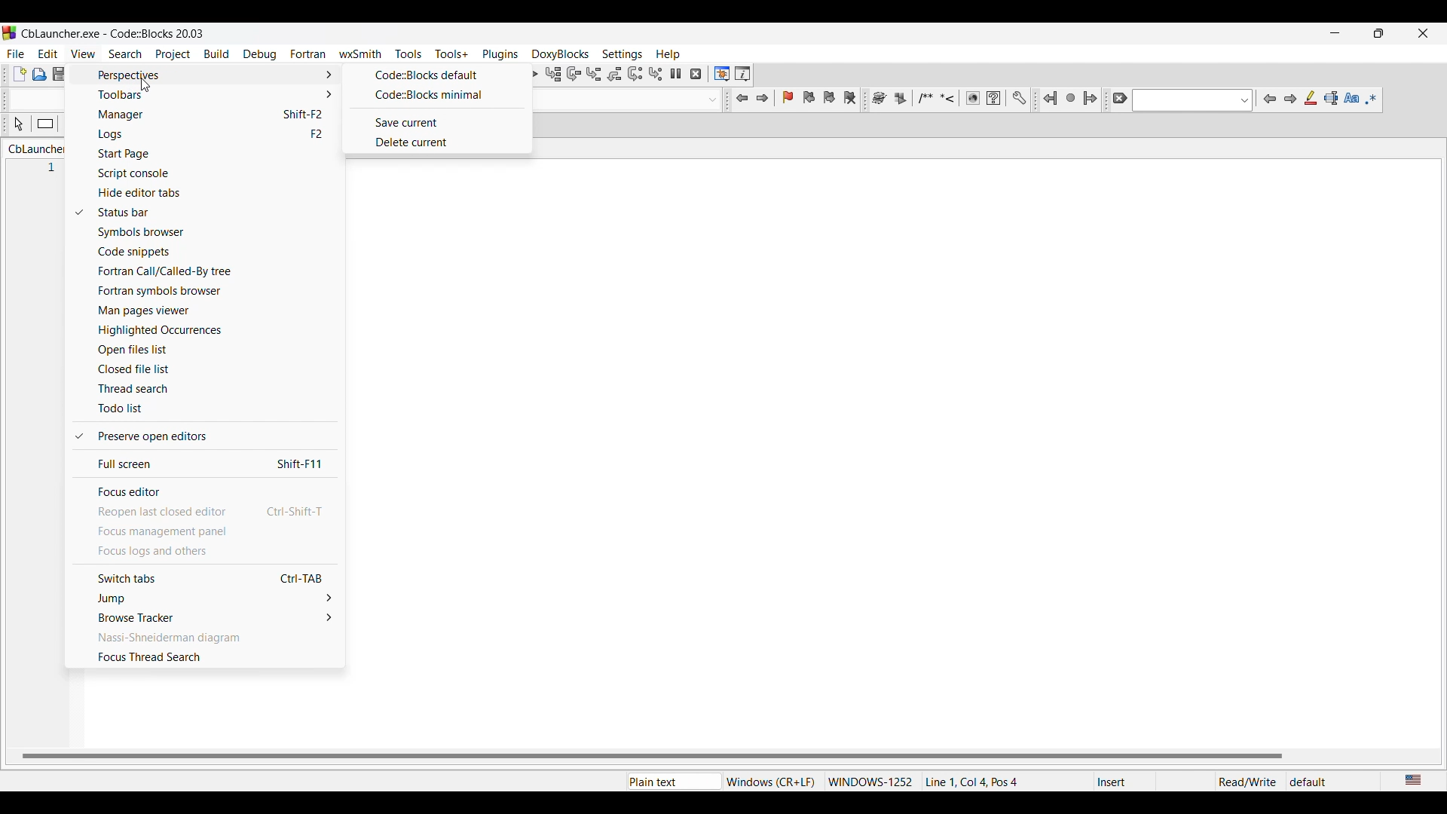 The width and height of the screenshot is (1447, 814). I want to click on Step info, so click(594, 74).